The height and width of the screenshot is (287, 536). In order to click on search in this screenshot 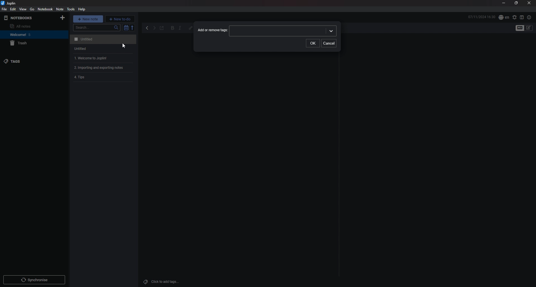, I will do `click(97, 28)`.